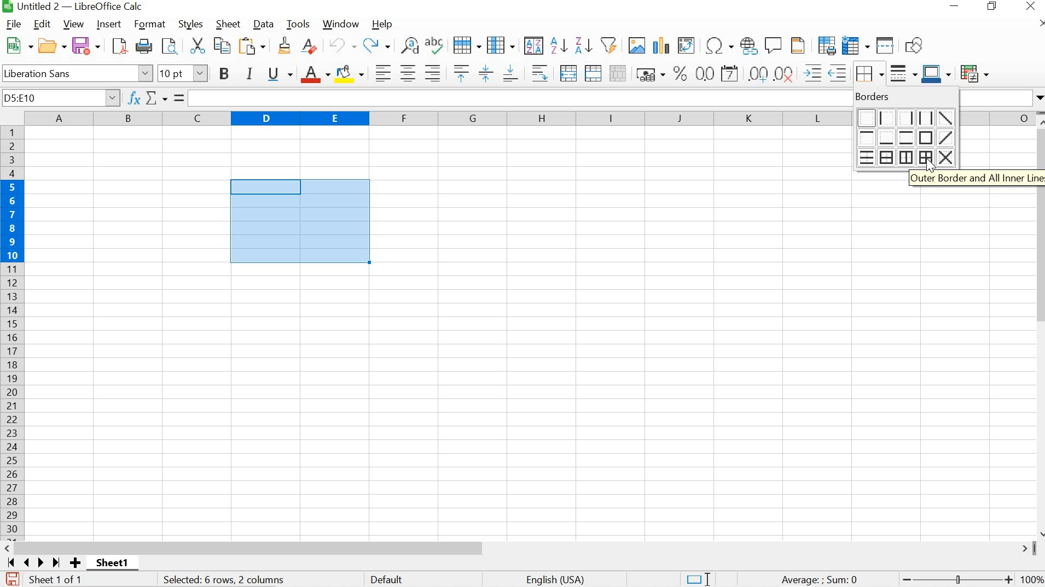  Describe the element at coordinates (533, 46) in the screenshot. I see `SORT` at that location.